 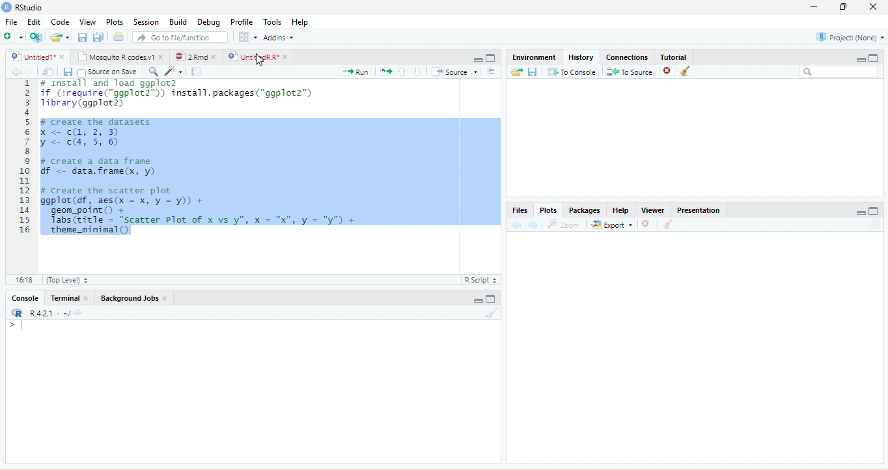 I want to click on Remove the selected history entries, so click(x=669, y=72).